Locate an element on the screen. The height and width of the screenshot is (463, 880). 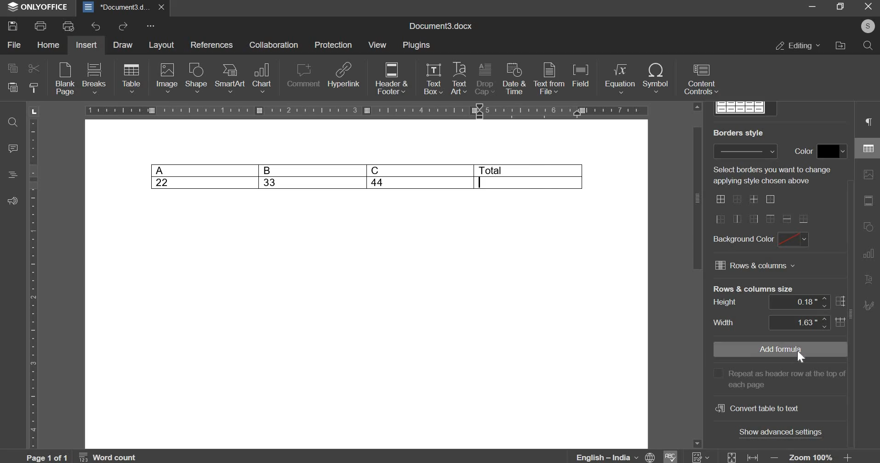
field is located at coordinates (582, 78).